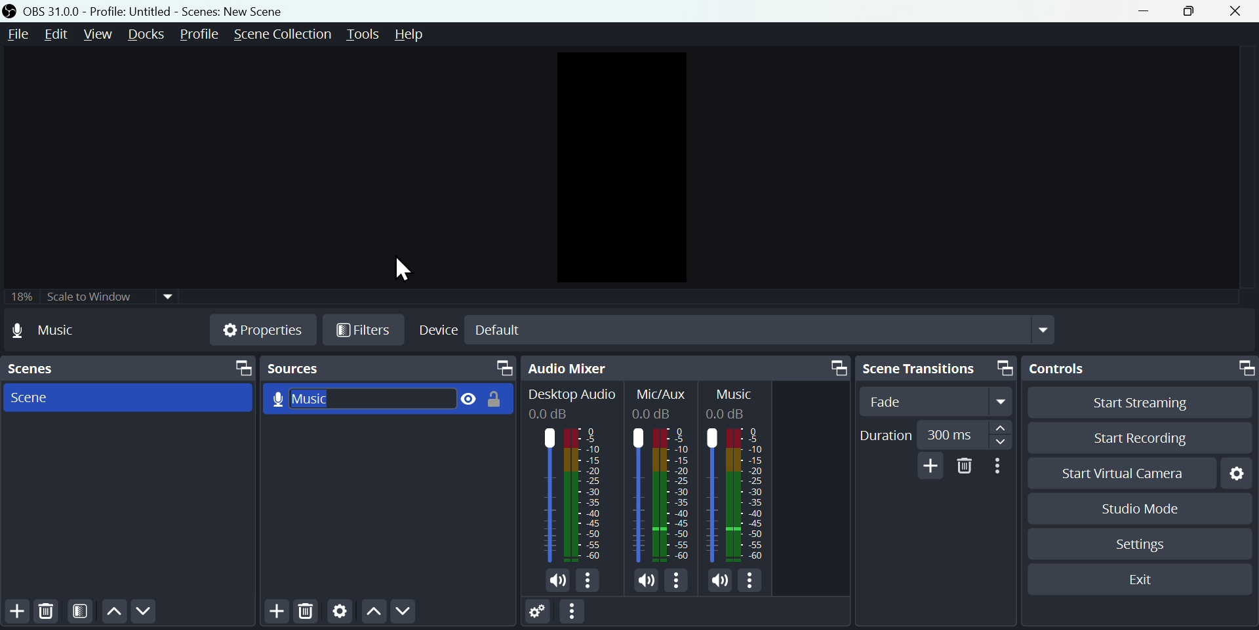  I want to click on Delete, so click(965, 466).